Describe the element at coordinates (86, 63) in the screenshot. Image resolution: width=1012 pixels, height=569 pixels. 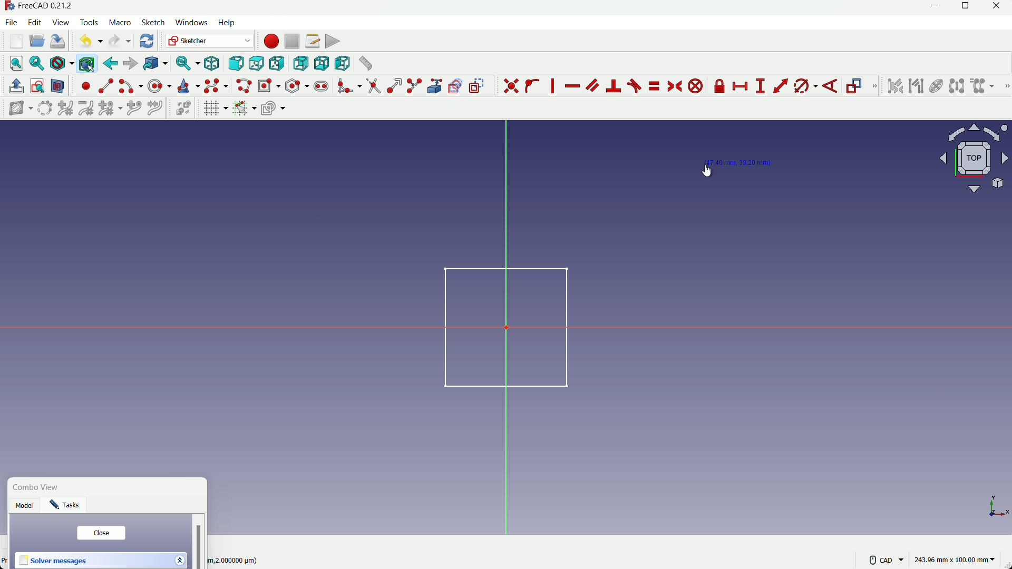
I see `bounding box` at that location.